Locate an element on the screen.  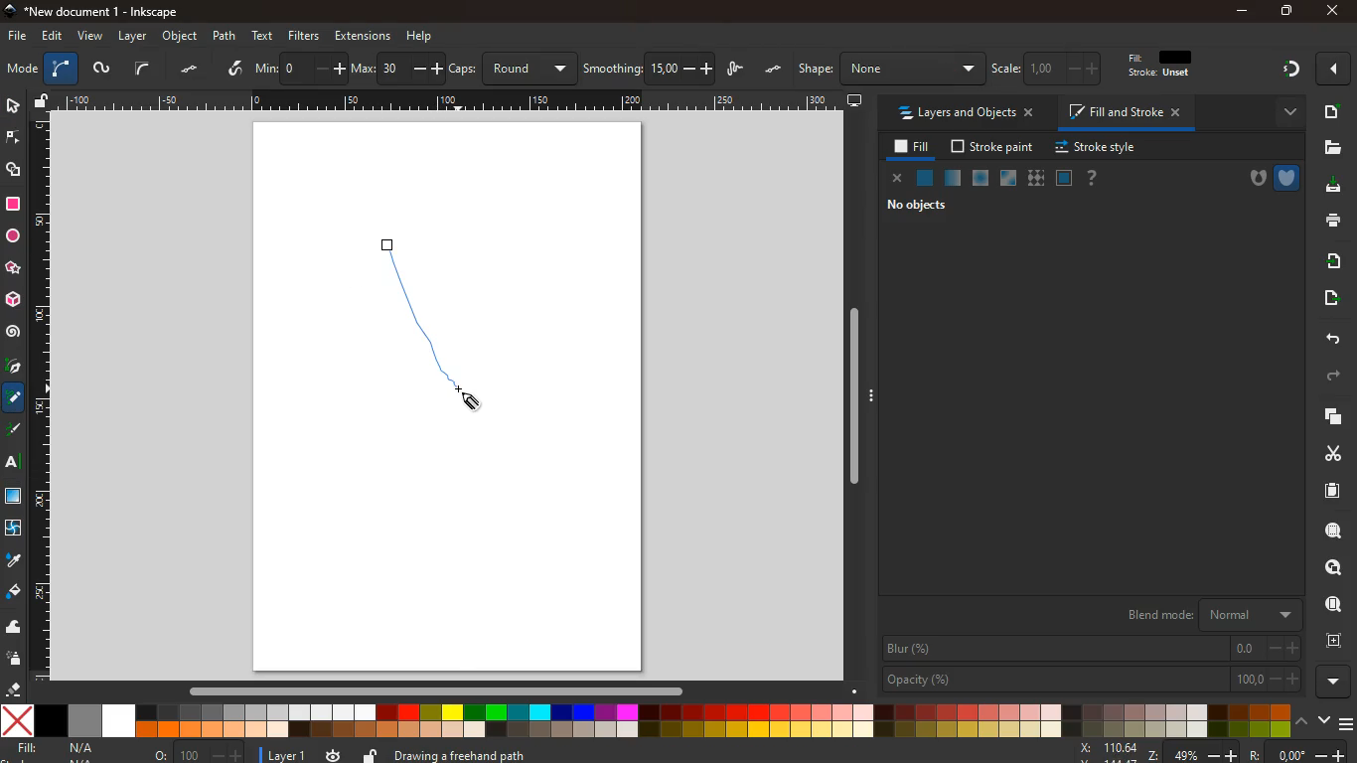
blur is located at coordinates (1093, 649).